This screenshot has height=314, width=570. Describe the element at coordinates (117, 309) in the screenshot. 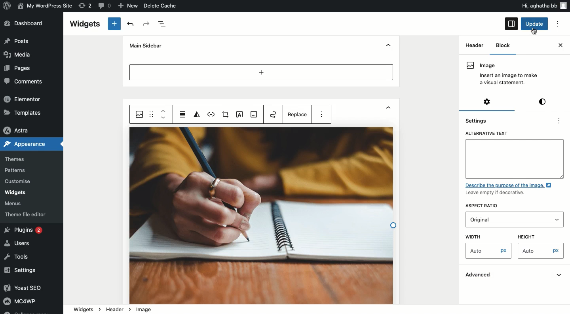

I see `Header` at that location.